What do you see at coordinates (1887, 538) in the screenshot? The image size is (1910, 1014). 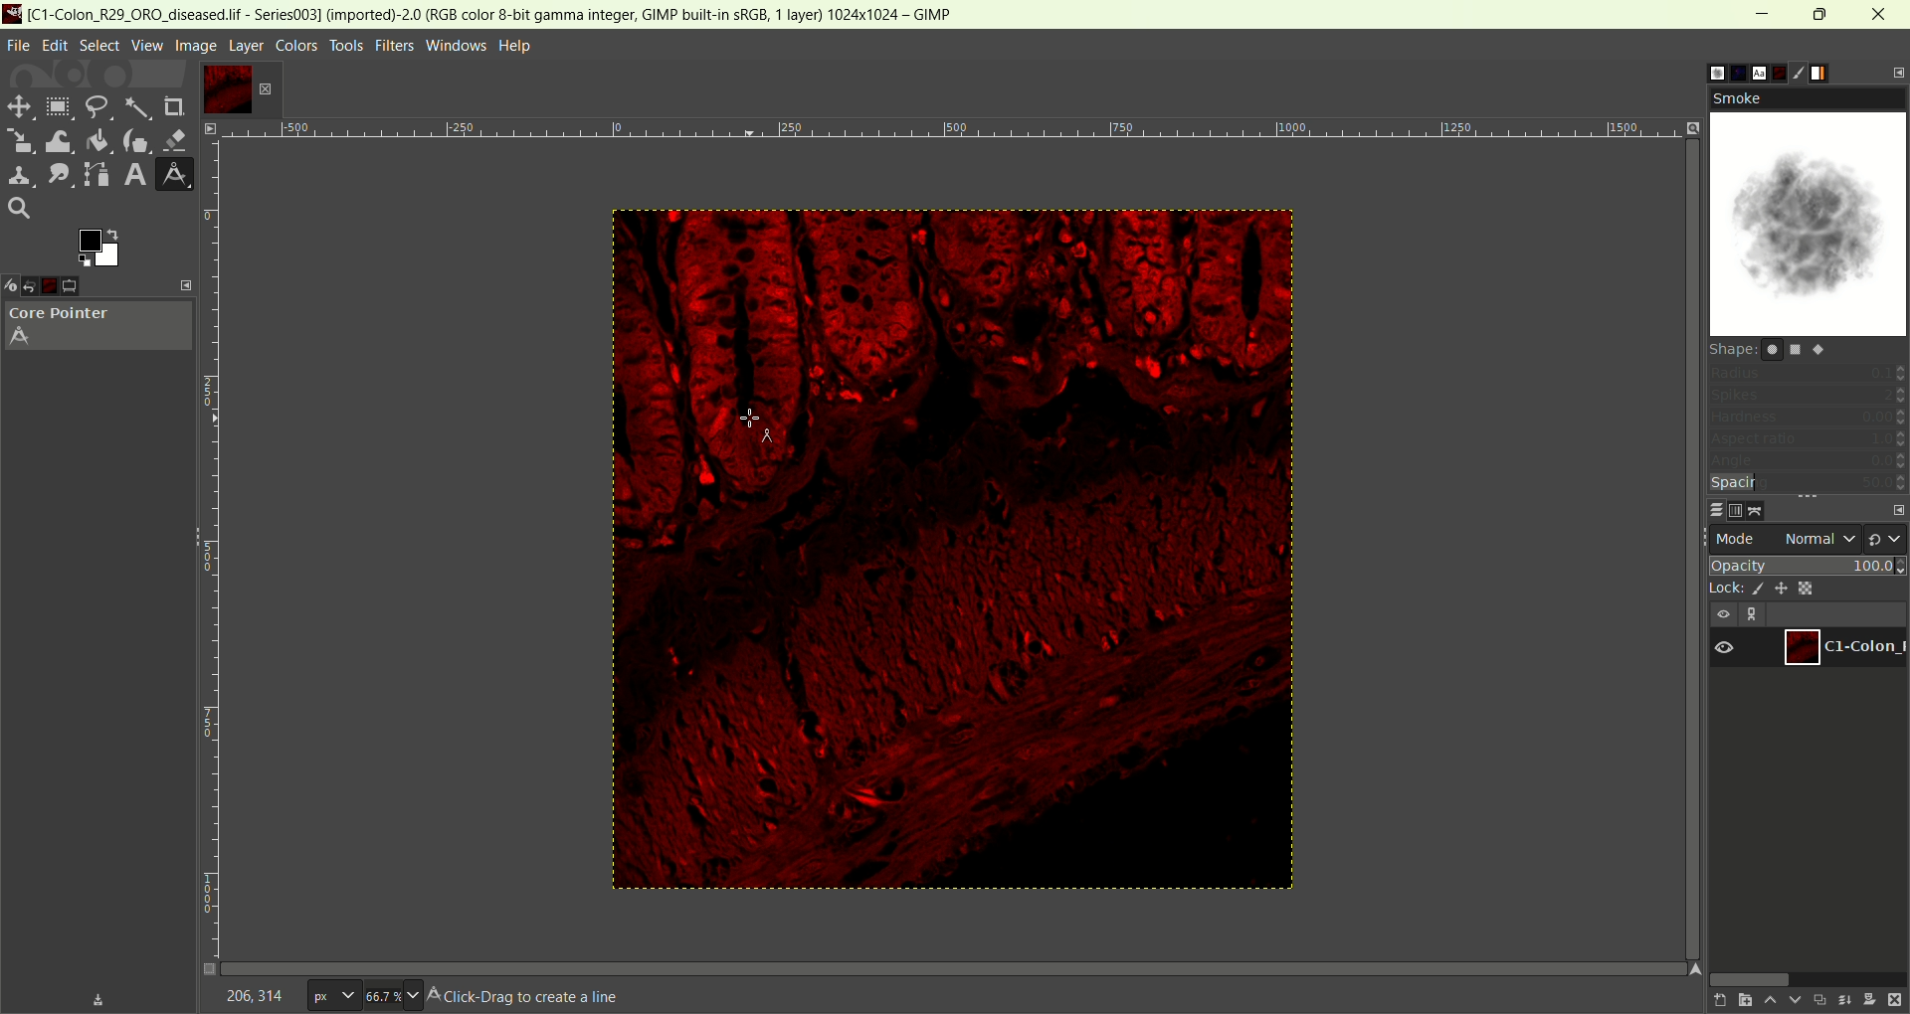 I see `switch to another group of mode` at bounding box center [1887, 538].